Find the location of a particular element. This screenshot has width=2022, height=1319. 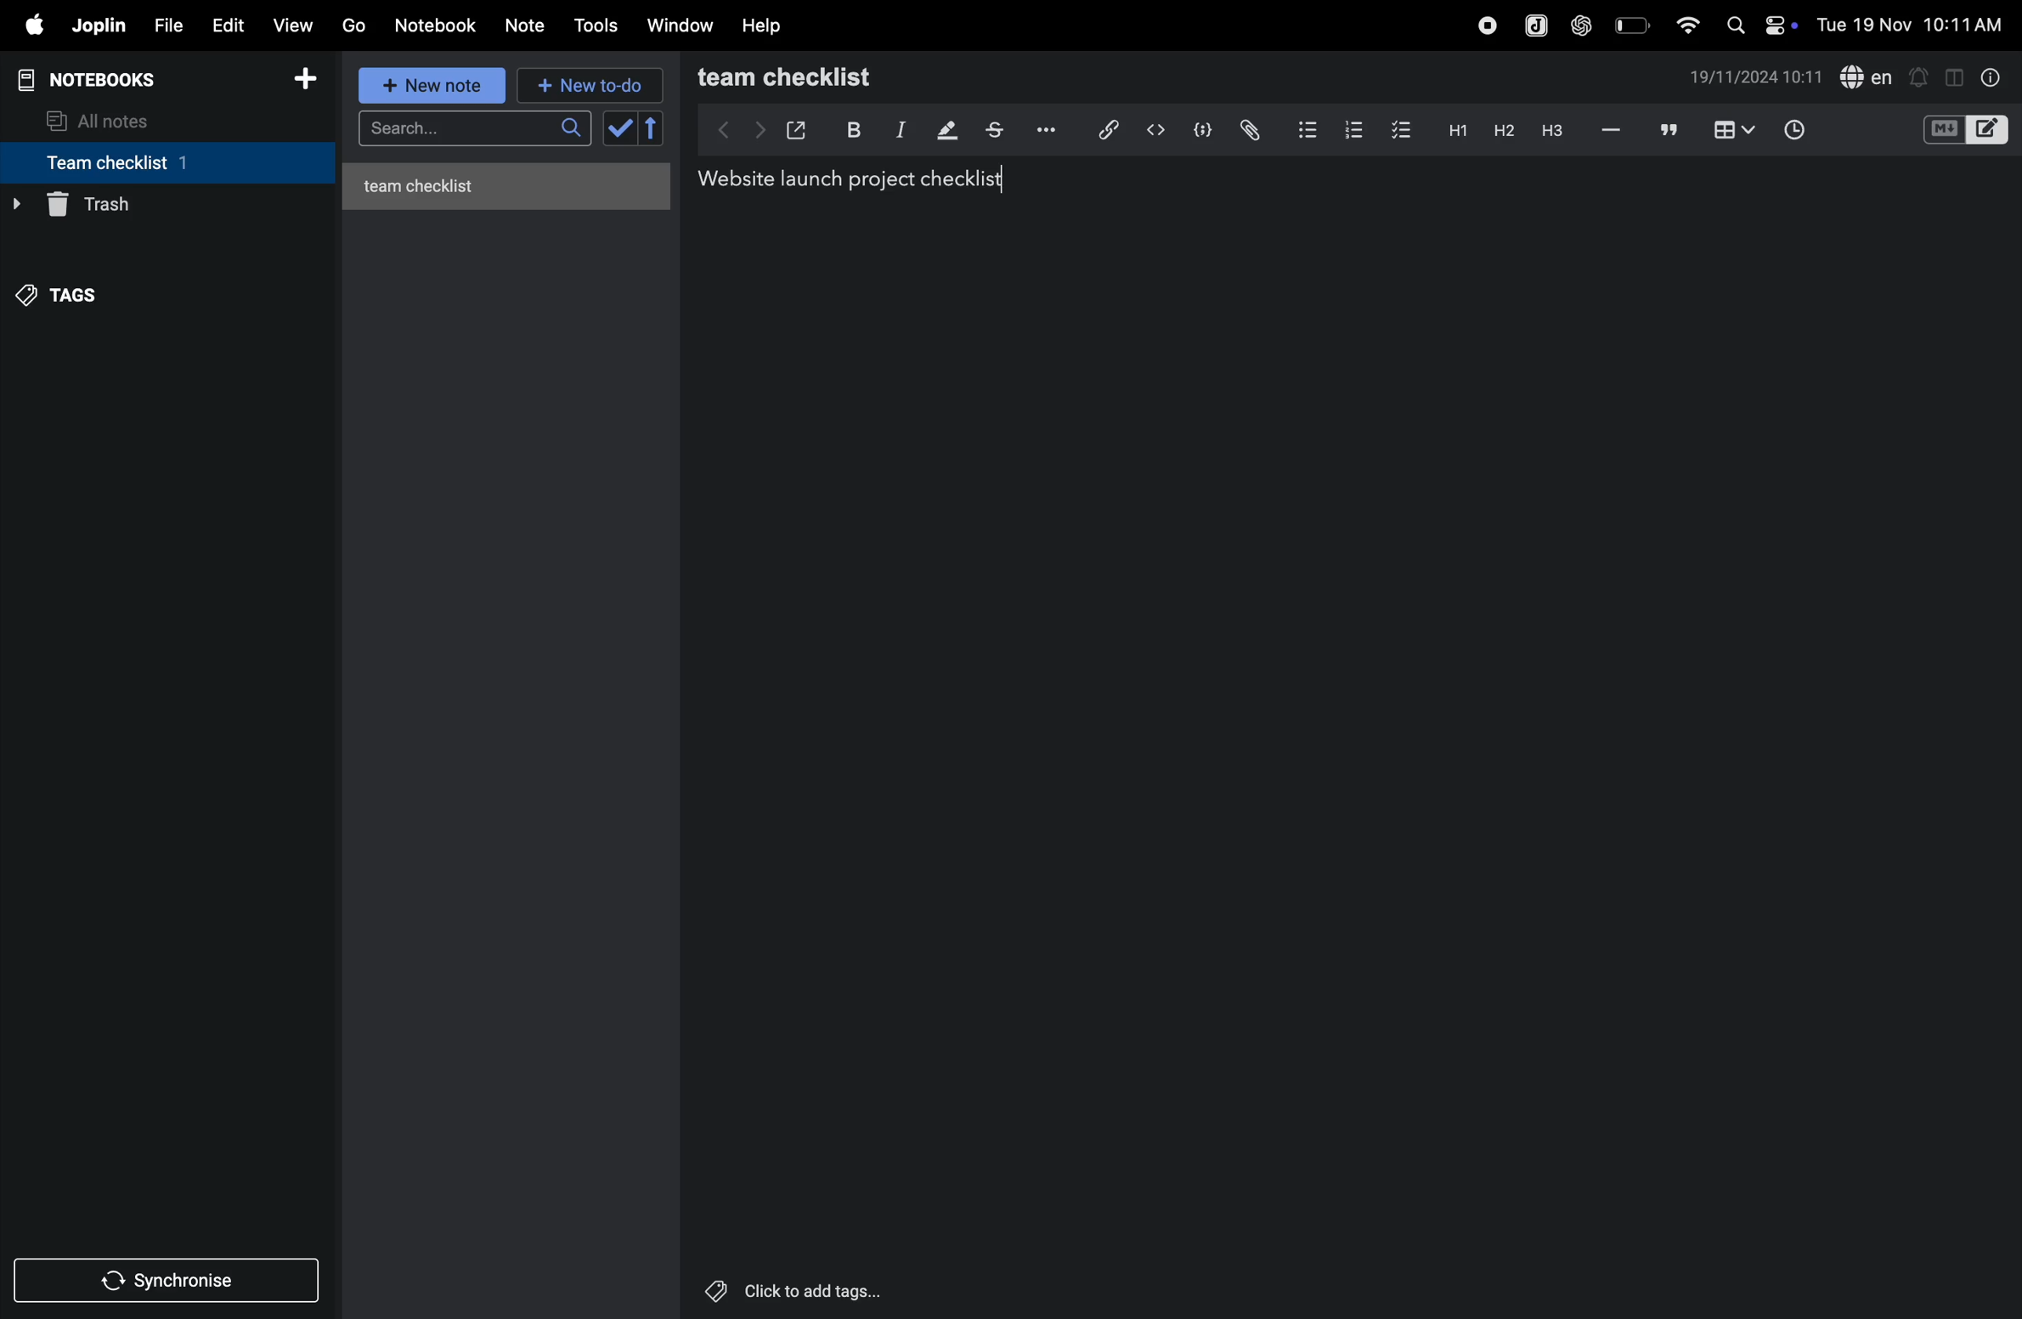

bold is located at coordinates (851, 128).